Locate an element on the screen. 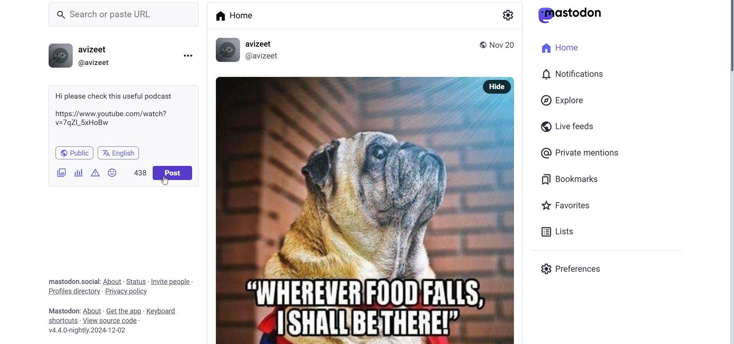 The height and width of the screenshot is (344, 734). v4.4.0-nightly.2024-12-02 is located at coordinates (83, 331).